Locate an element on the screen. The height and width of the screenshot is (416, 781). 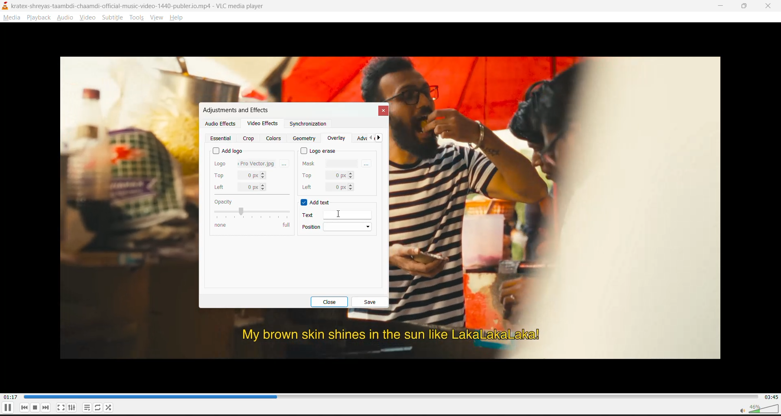
maximize is located at coordinates (747, 7).